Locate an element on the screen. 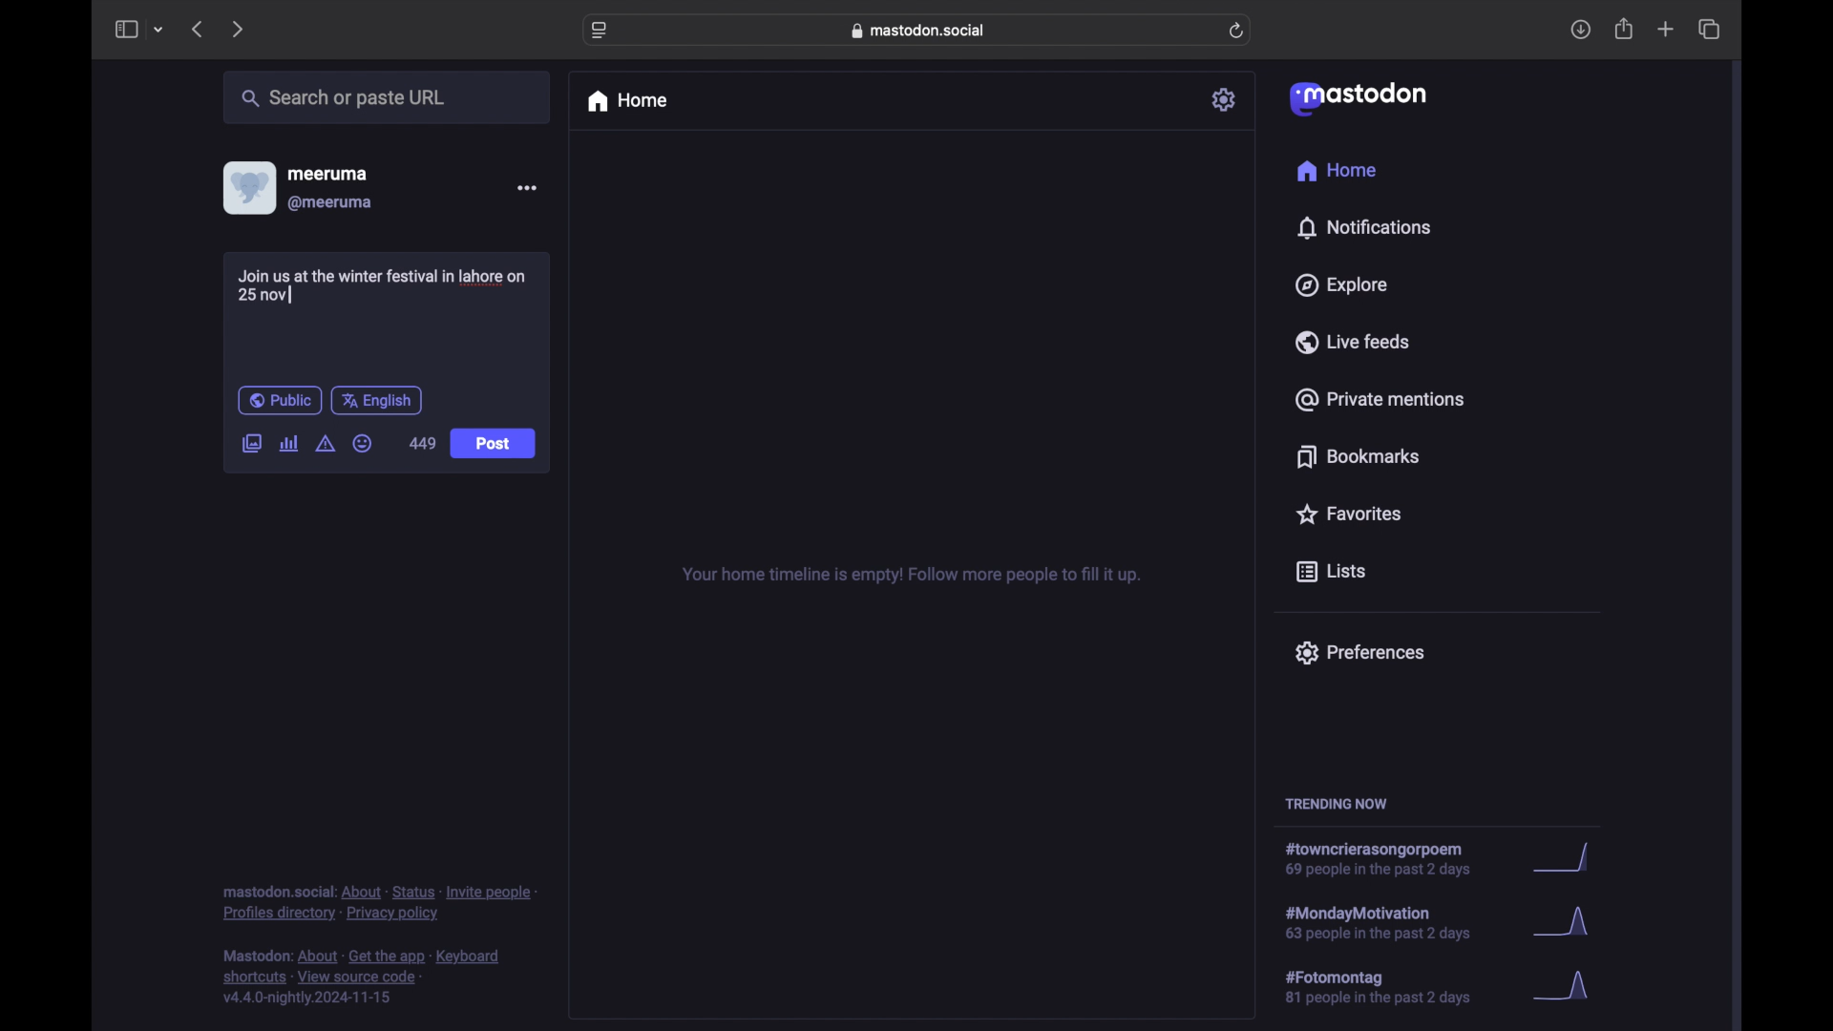 The width and height of the screenshot is (1833, 1031). web address is located at coordinates (922, 30).